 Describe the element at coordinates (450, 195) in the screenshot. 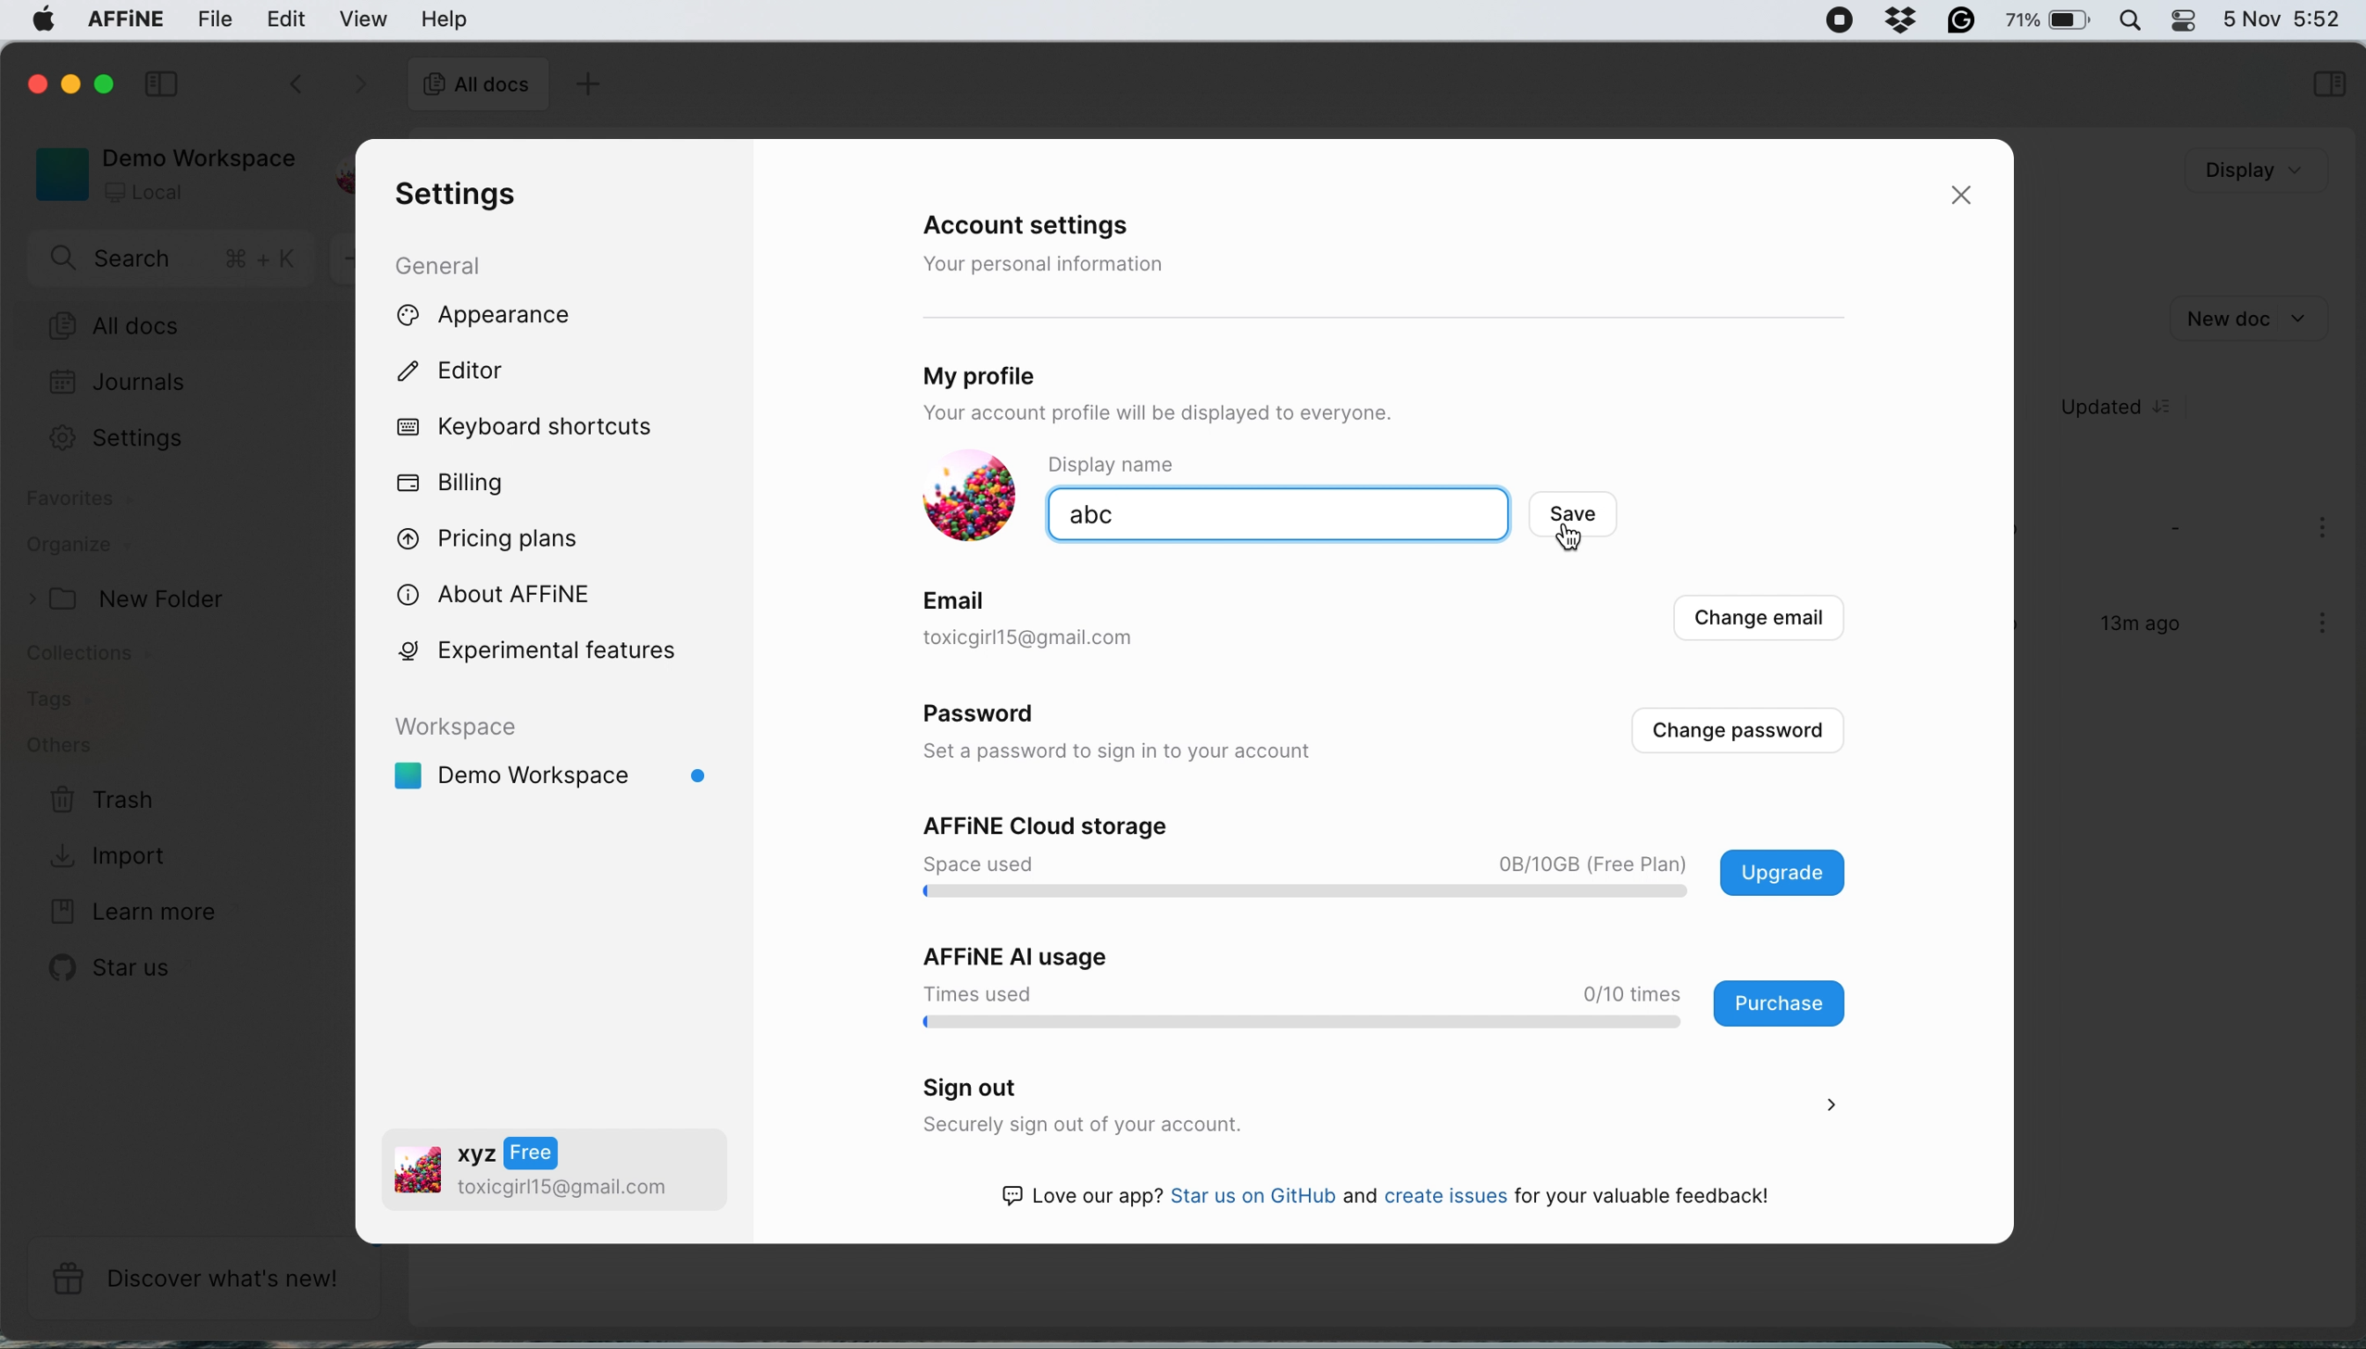

I see `settings` at that location.